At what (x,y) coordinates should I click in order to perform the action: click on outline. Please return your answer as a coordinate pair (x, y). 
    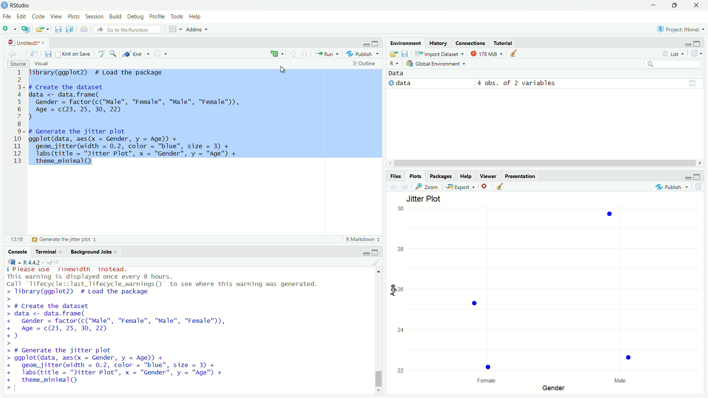
    Looking at the image, I should click on (364, 64).